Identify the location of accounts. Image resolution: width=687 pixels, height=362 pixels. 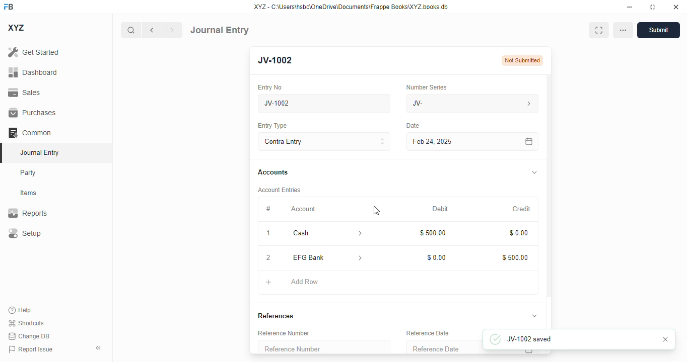
(273, 173).